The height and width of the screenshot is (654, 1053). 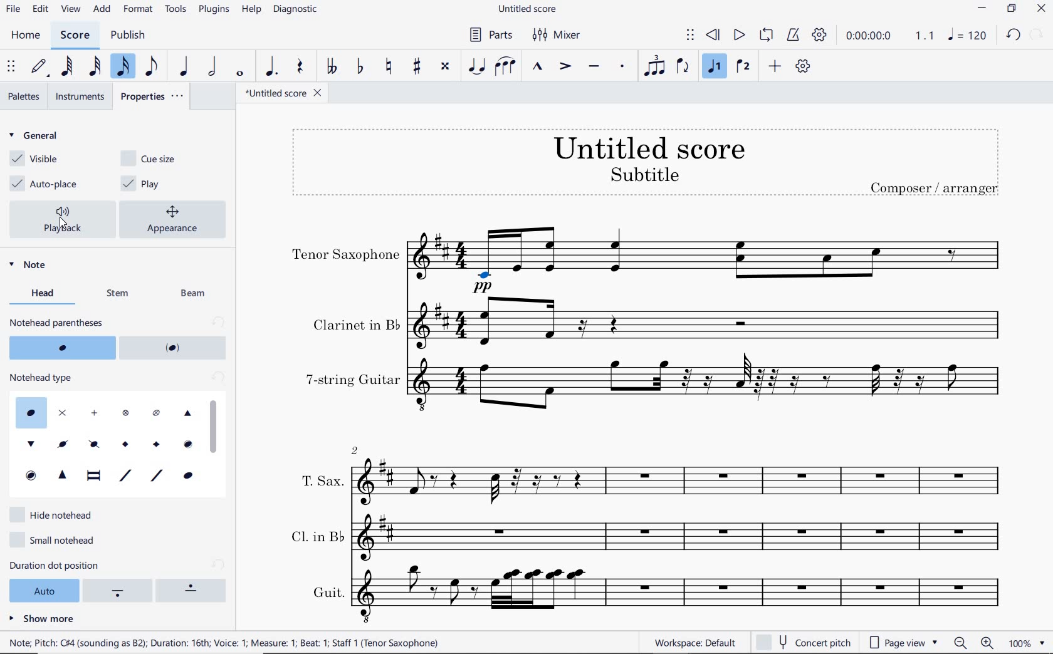 I want to click on Guit., so click(x=689, y=595).